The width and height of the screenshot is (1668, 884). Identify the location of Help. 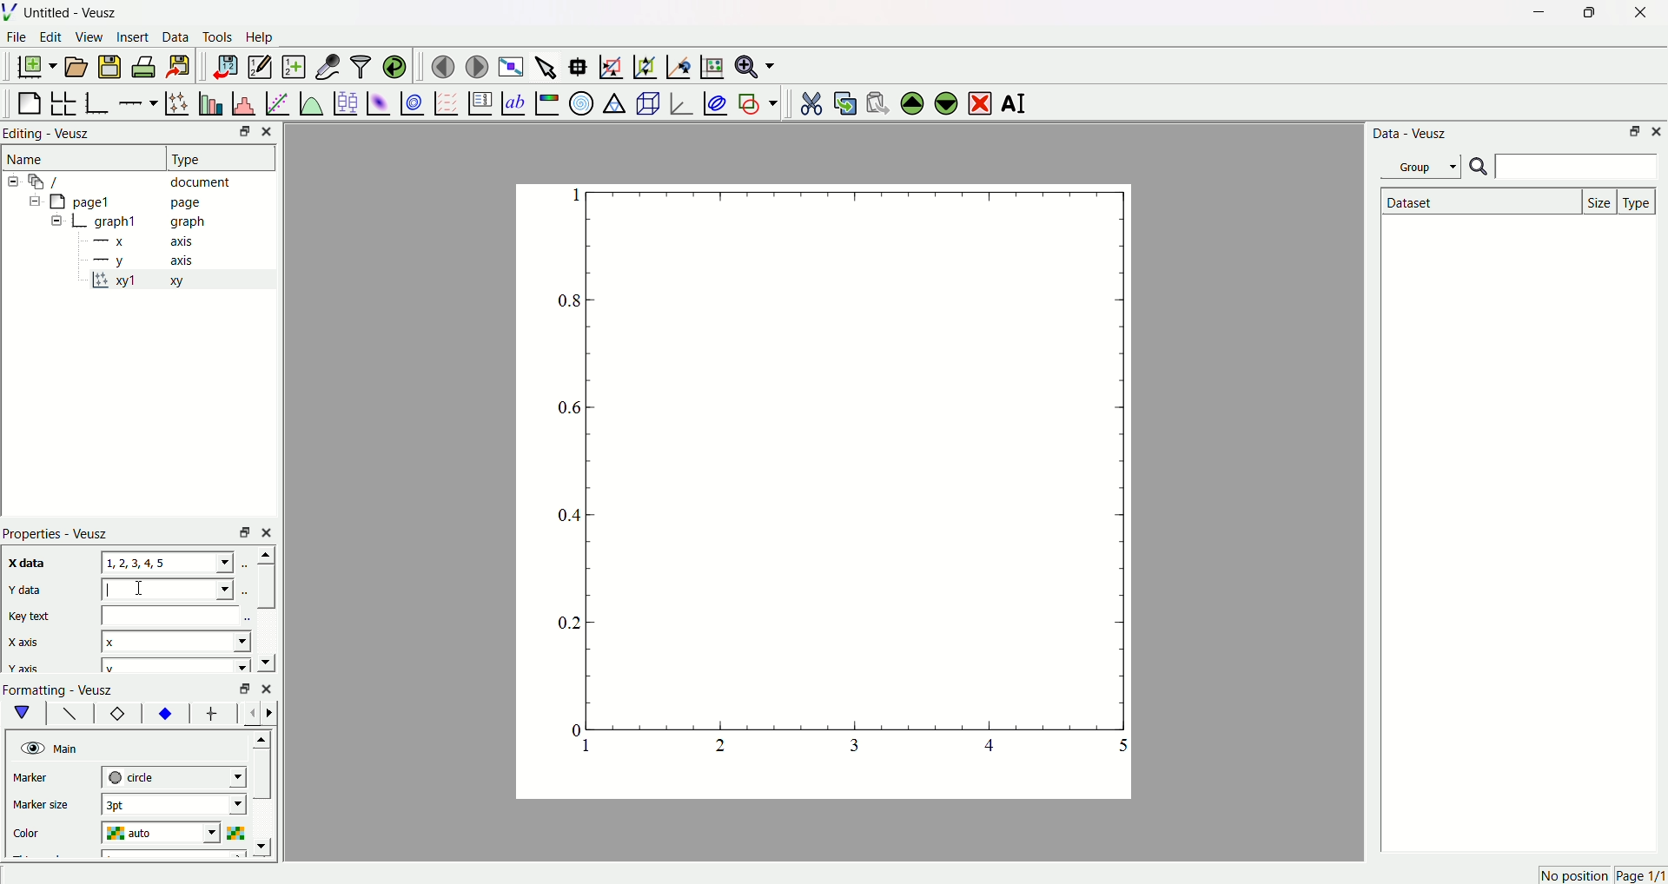
(265, 37).